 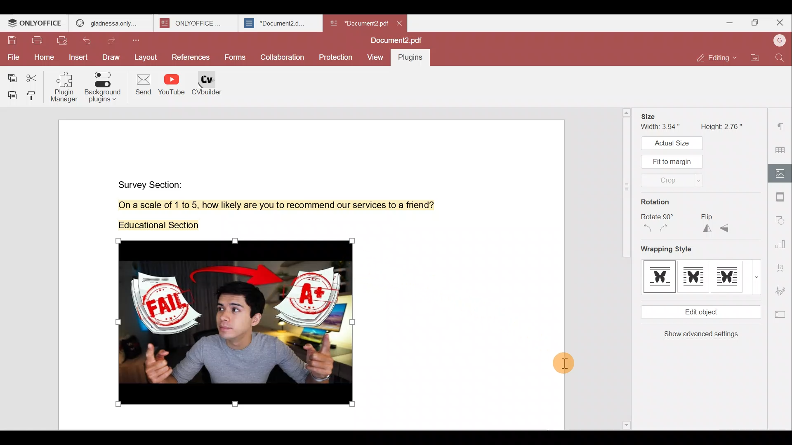 What do you see at coordinates (280, 23) in the screenshot?
I see `Document2.d` at bounding box center [280, 23].